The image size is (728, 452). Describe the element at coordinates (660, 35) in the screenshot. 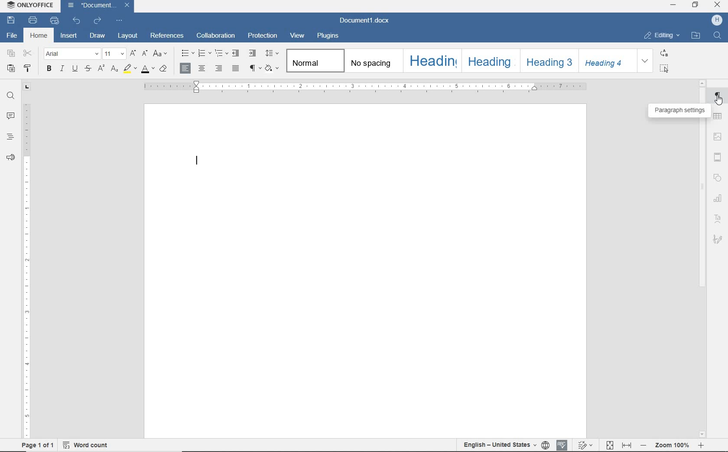

I see `EDITING` at that location.